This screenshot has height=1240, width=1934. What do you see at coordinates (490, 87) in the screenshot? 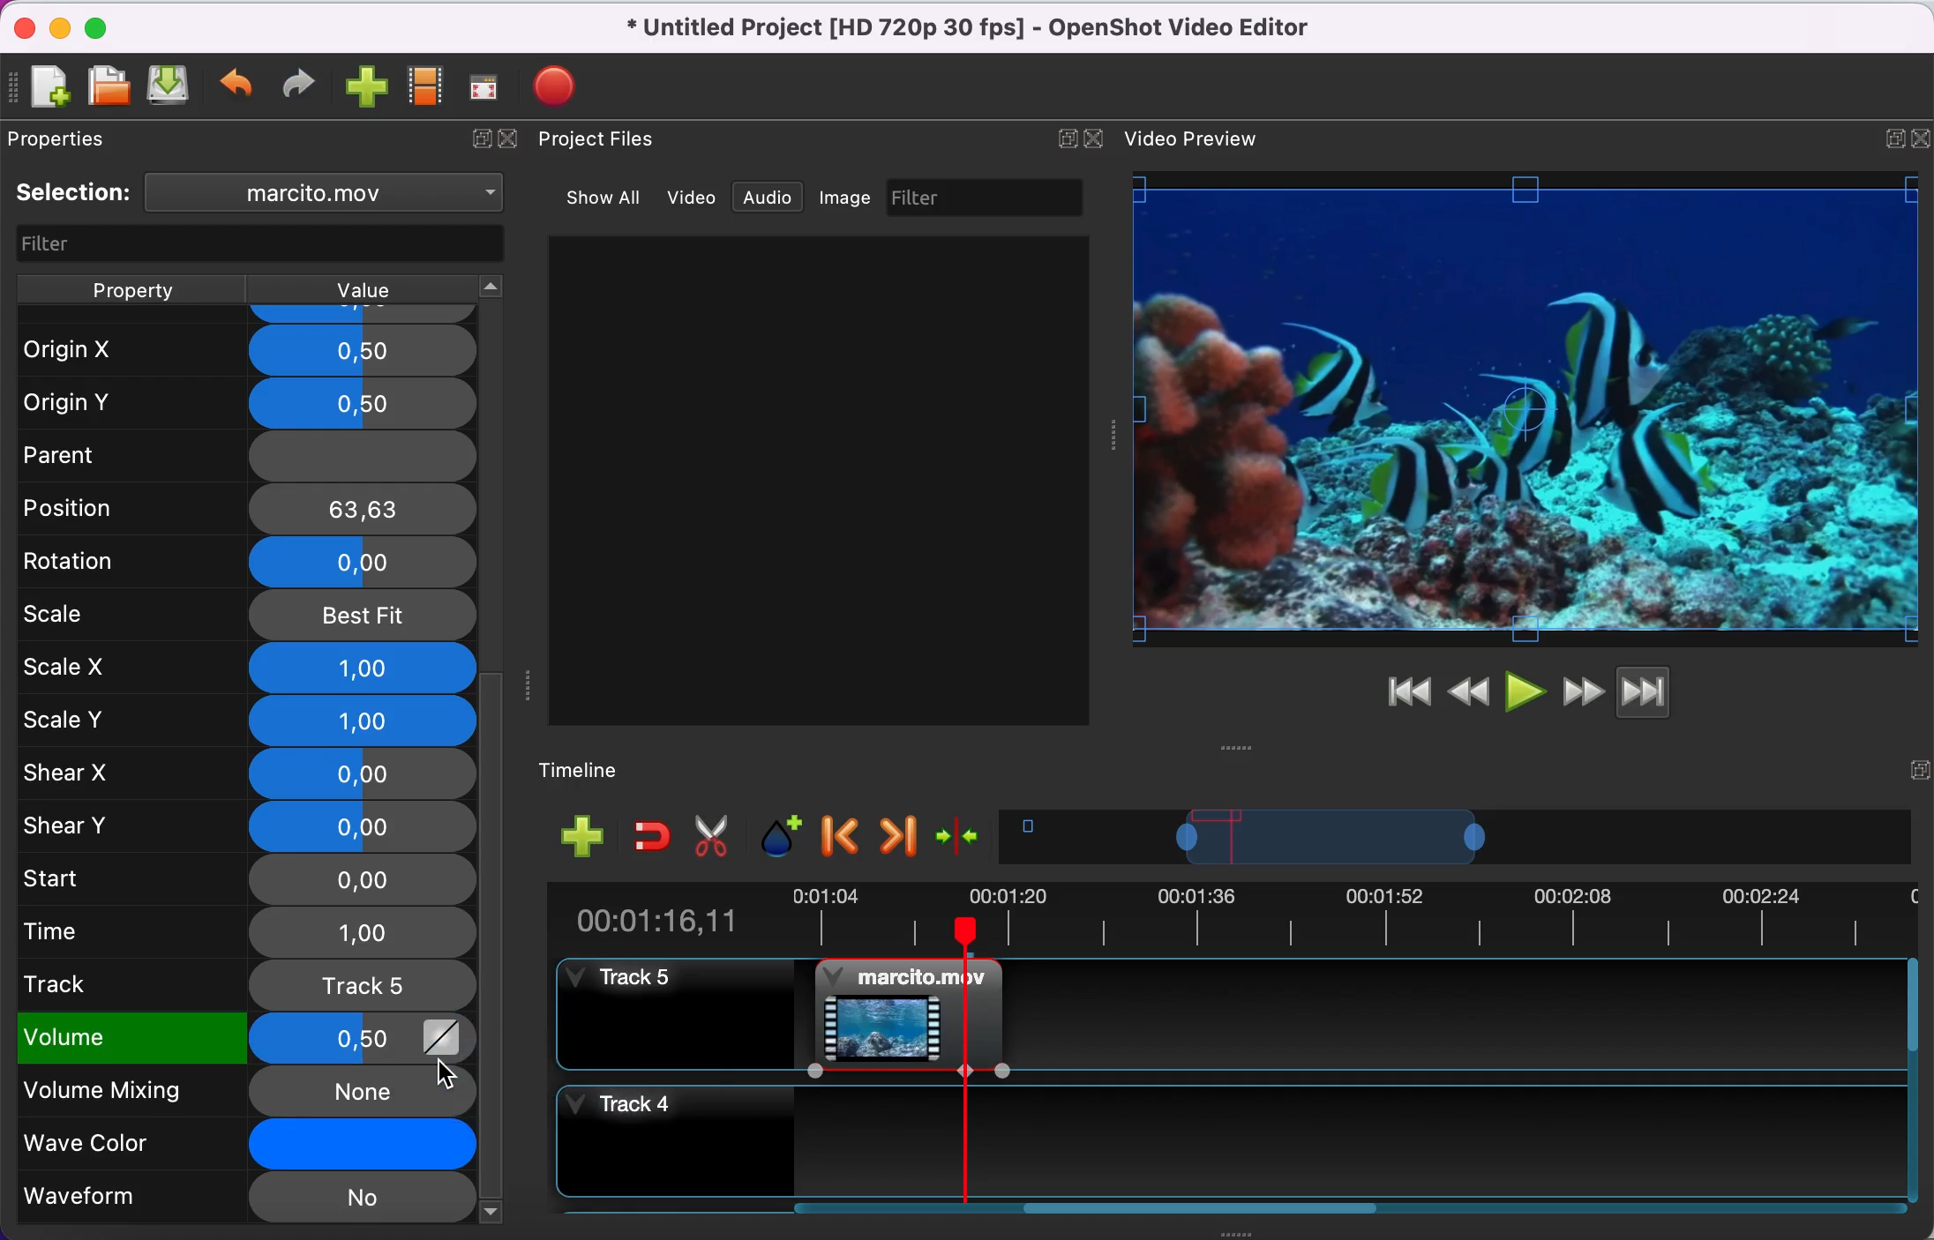
I see `full screen` at bounding box center [490, 87].